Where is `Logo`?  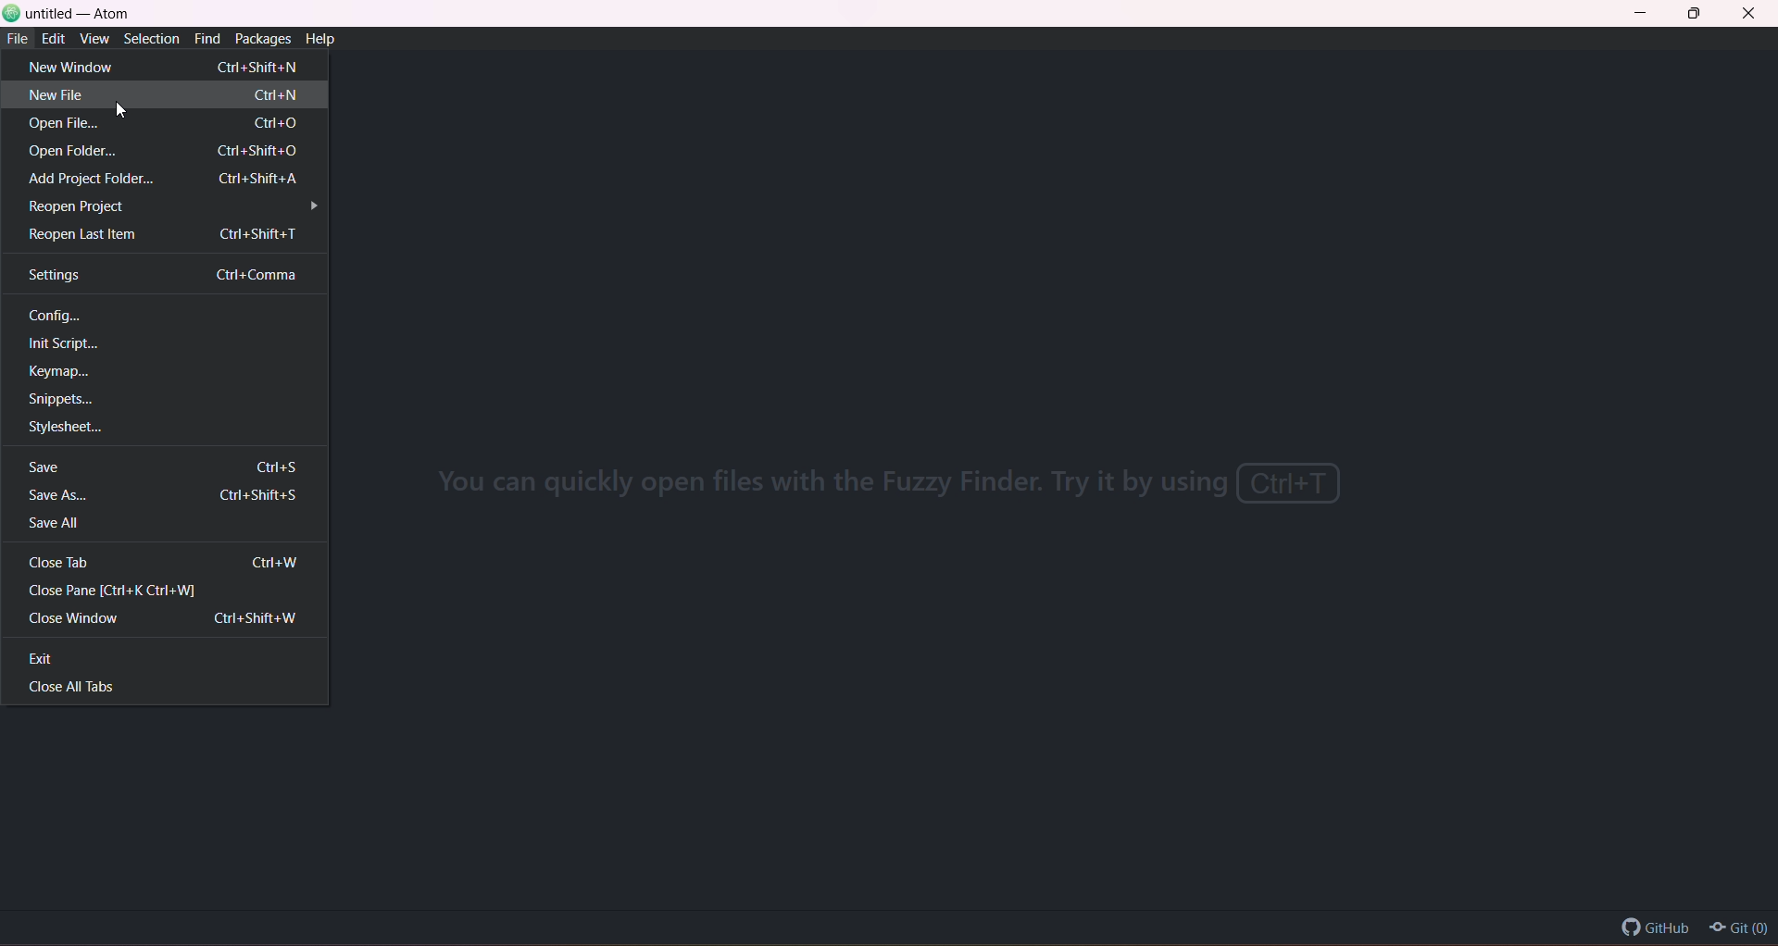 Logo is located at coordinates (12, 13).